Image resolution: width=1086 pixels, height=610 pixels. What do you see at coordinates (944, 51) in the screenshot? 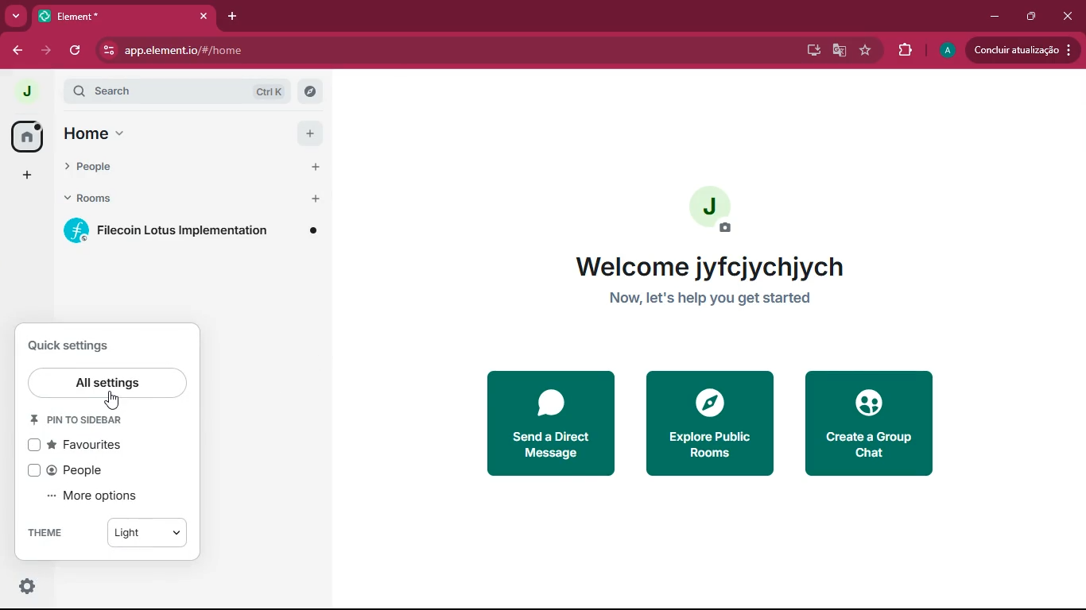
I see `profile` at bounding box center [944, 51].